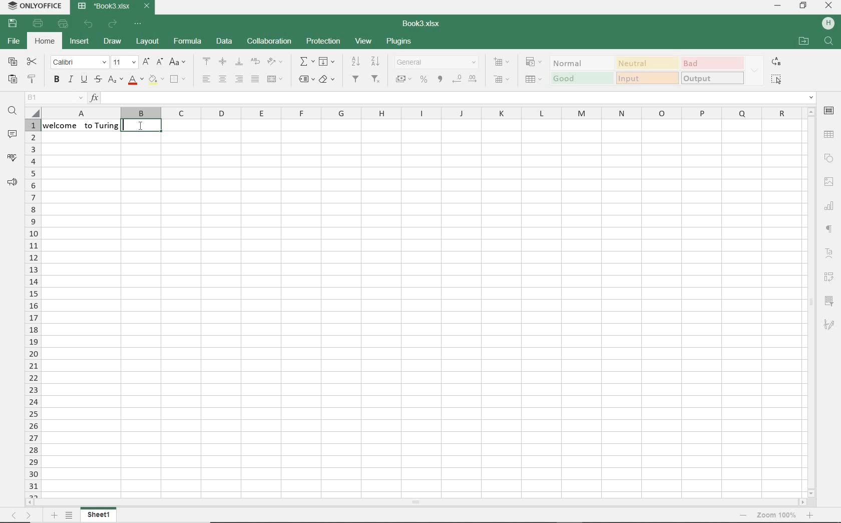  I want to click on chart, so click(830, 206).